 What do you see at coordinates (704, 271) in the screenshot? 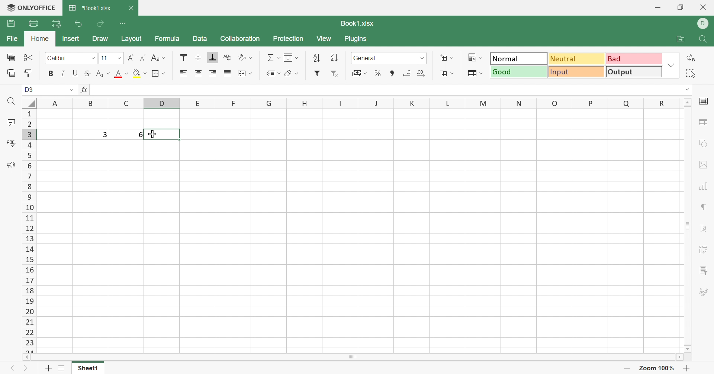
I see `Slicer settings` at bounding box center [704, 271].